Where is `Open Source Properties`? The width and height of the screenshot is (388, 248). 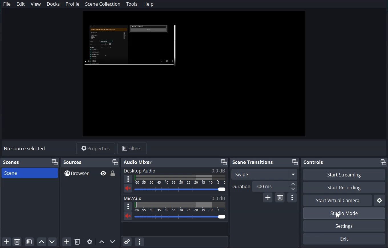 Open Source Properties is located at coordinates (89, 242).